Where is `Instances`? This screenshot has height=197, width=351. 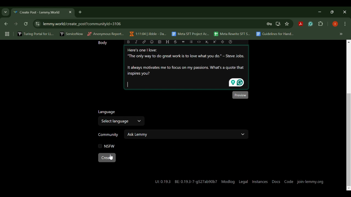 Instances is located at coordinates (259, 181).